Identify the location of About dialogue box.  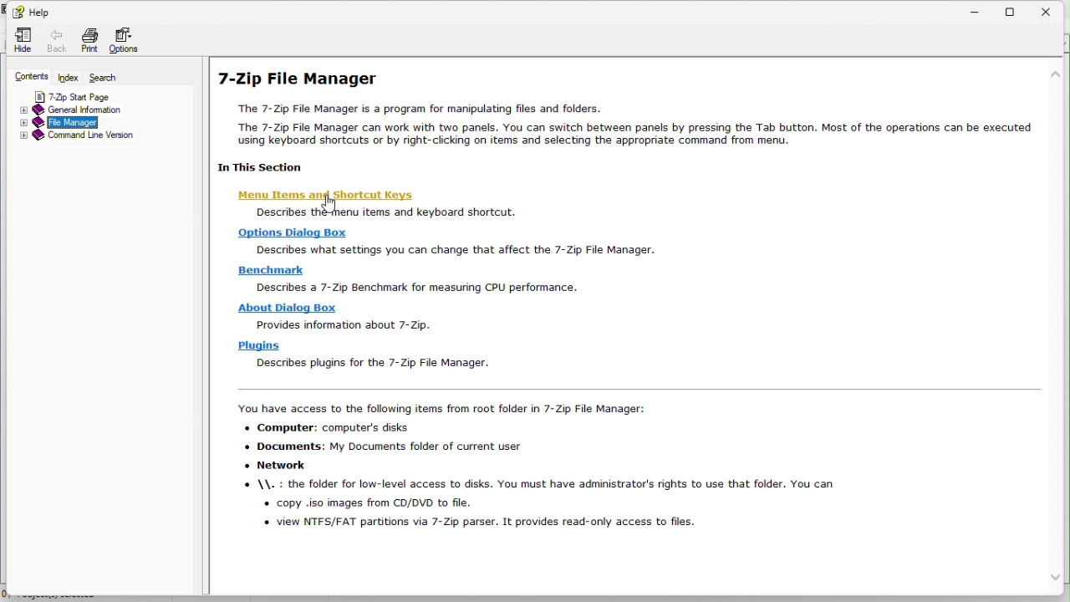
(287, 308).